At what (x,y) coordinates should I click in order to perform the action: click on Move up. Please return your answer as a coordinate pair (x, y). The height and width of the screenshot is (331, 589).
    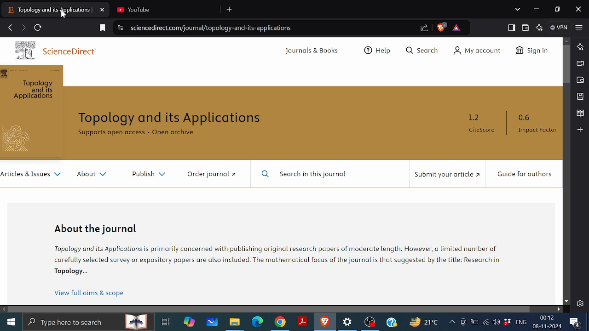
    Looking at the image, I should click on (566, 40).